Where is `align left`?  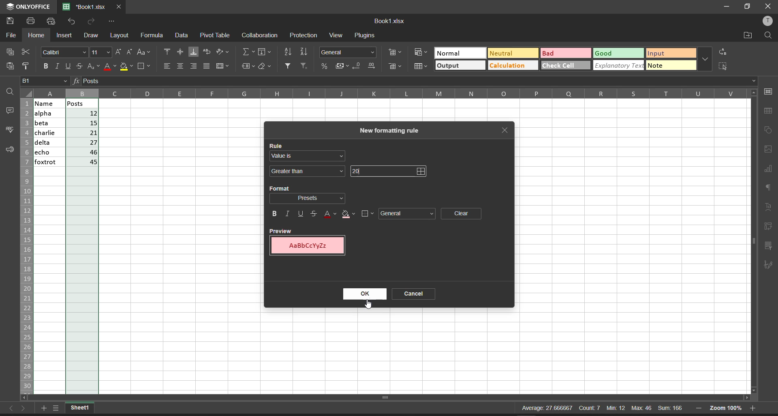 align left is located at coordinates (166, 65).